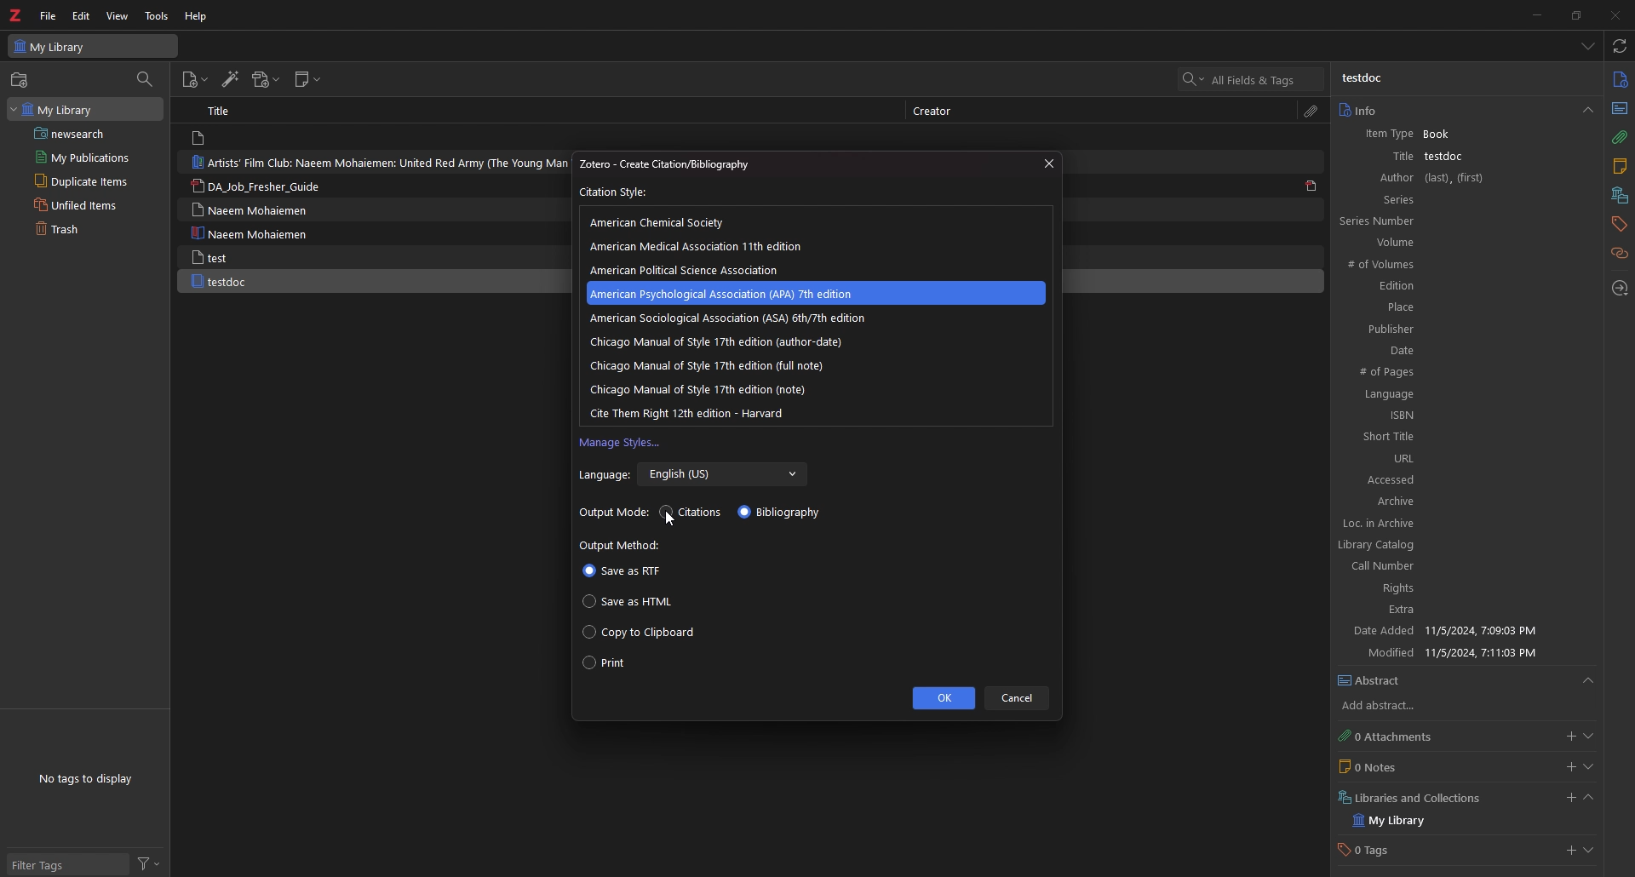 Image resolution: width=1635 pixels, height=877 pixels. What do you see at coordinates (622, 572) in the screenshot?
I see `save as rtf` at bounding box center [622, 572].